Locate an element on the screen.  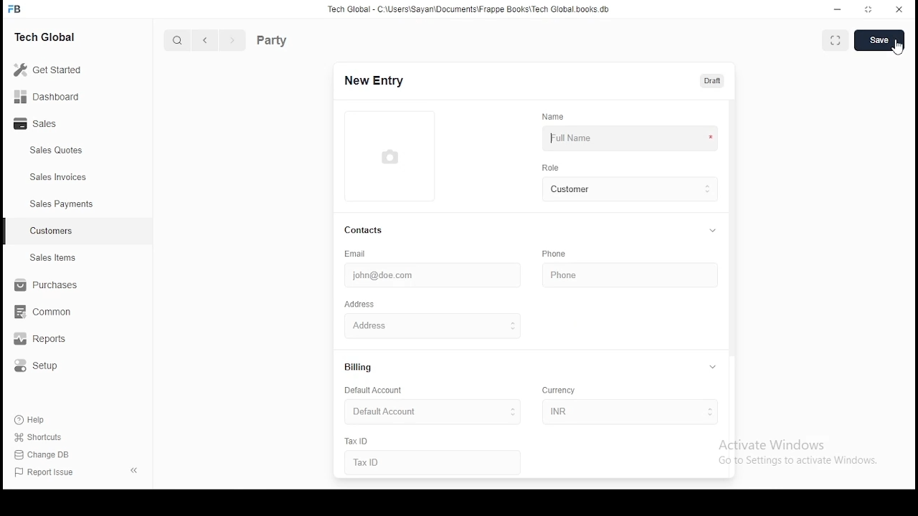
collapse is located at coordinates (714, 230).